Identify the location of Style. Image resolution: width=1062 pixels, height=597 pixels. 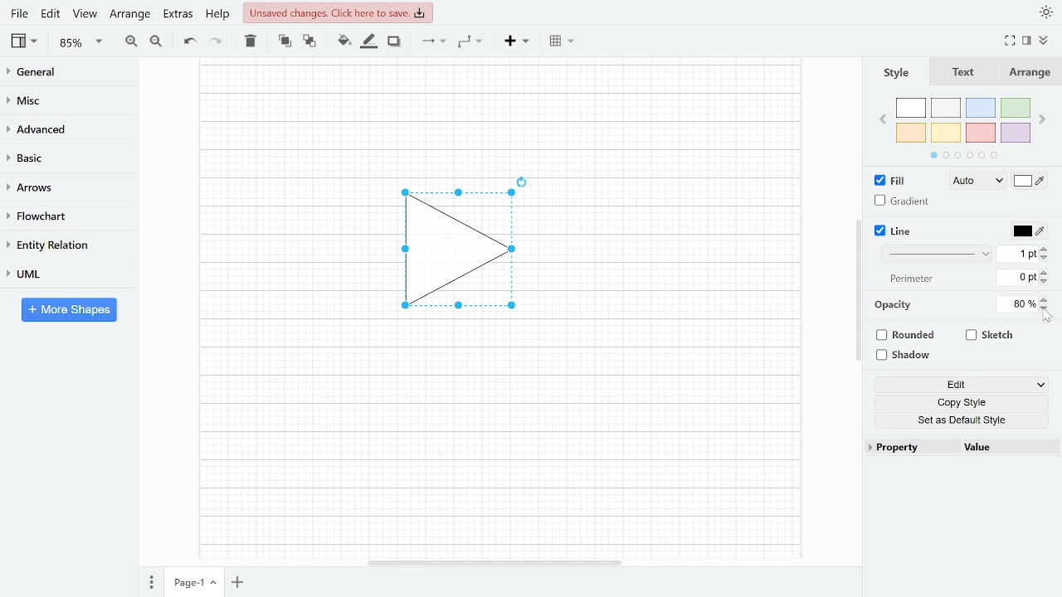
(894, 72).